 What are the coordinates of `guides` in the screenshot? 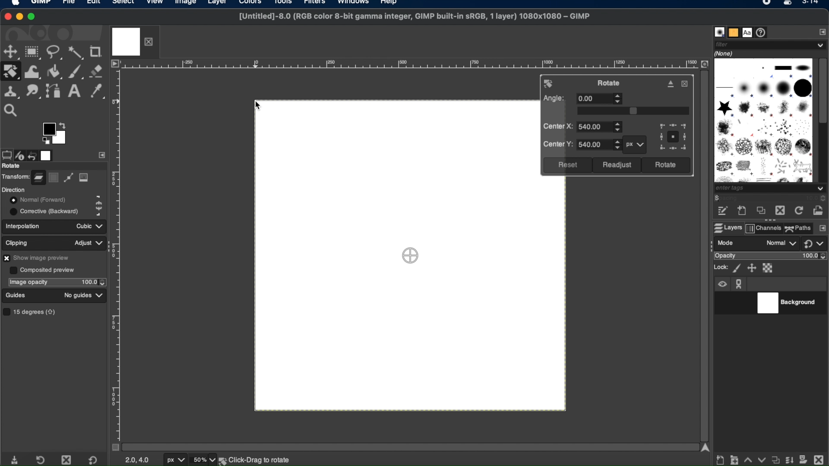 It's located at (16, 295).